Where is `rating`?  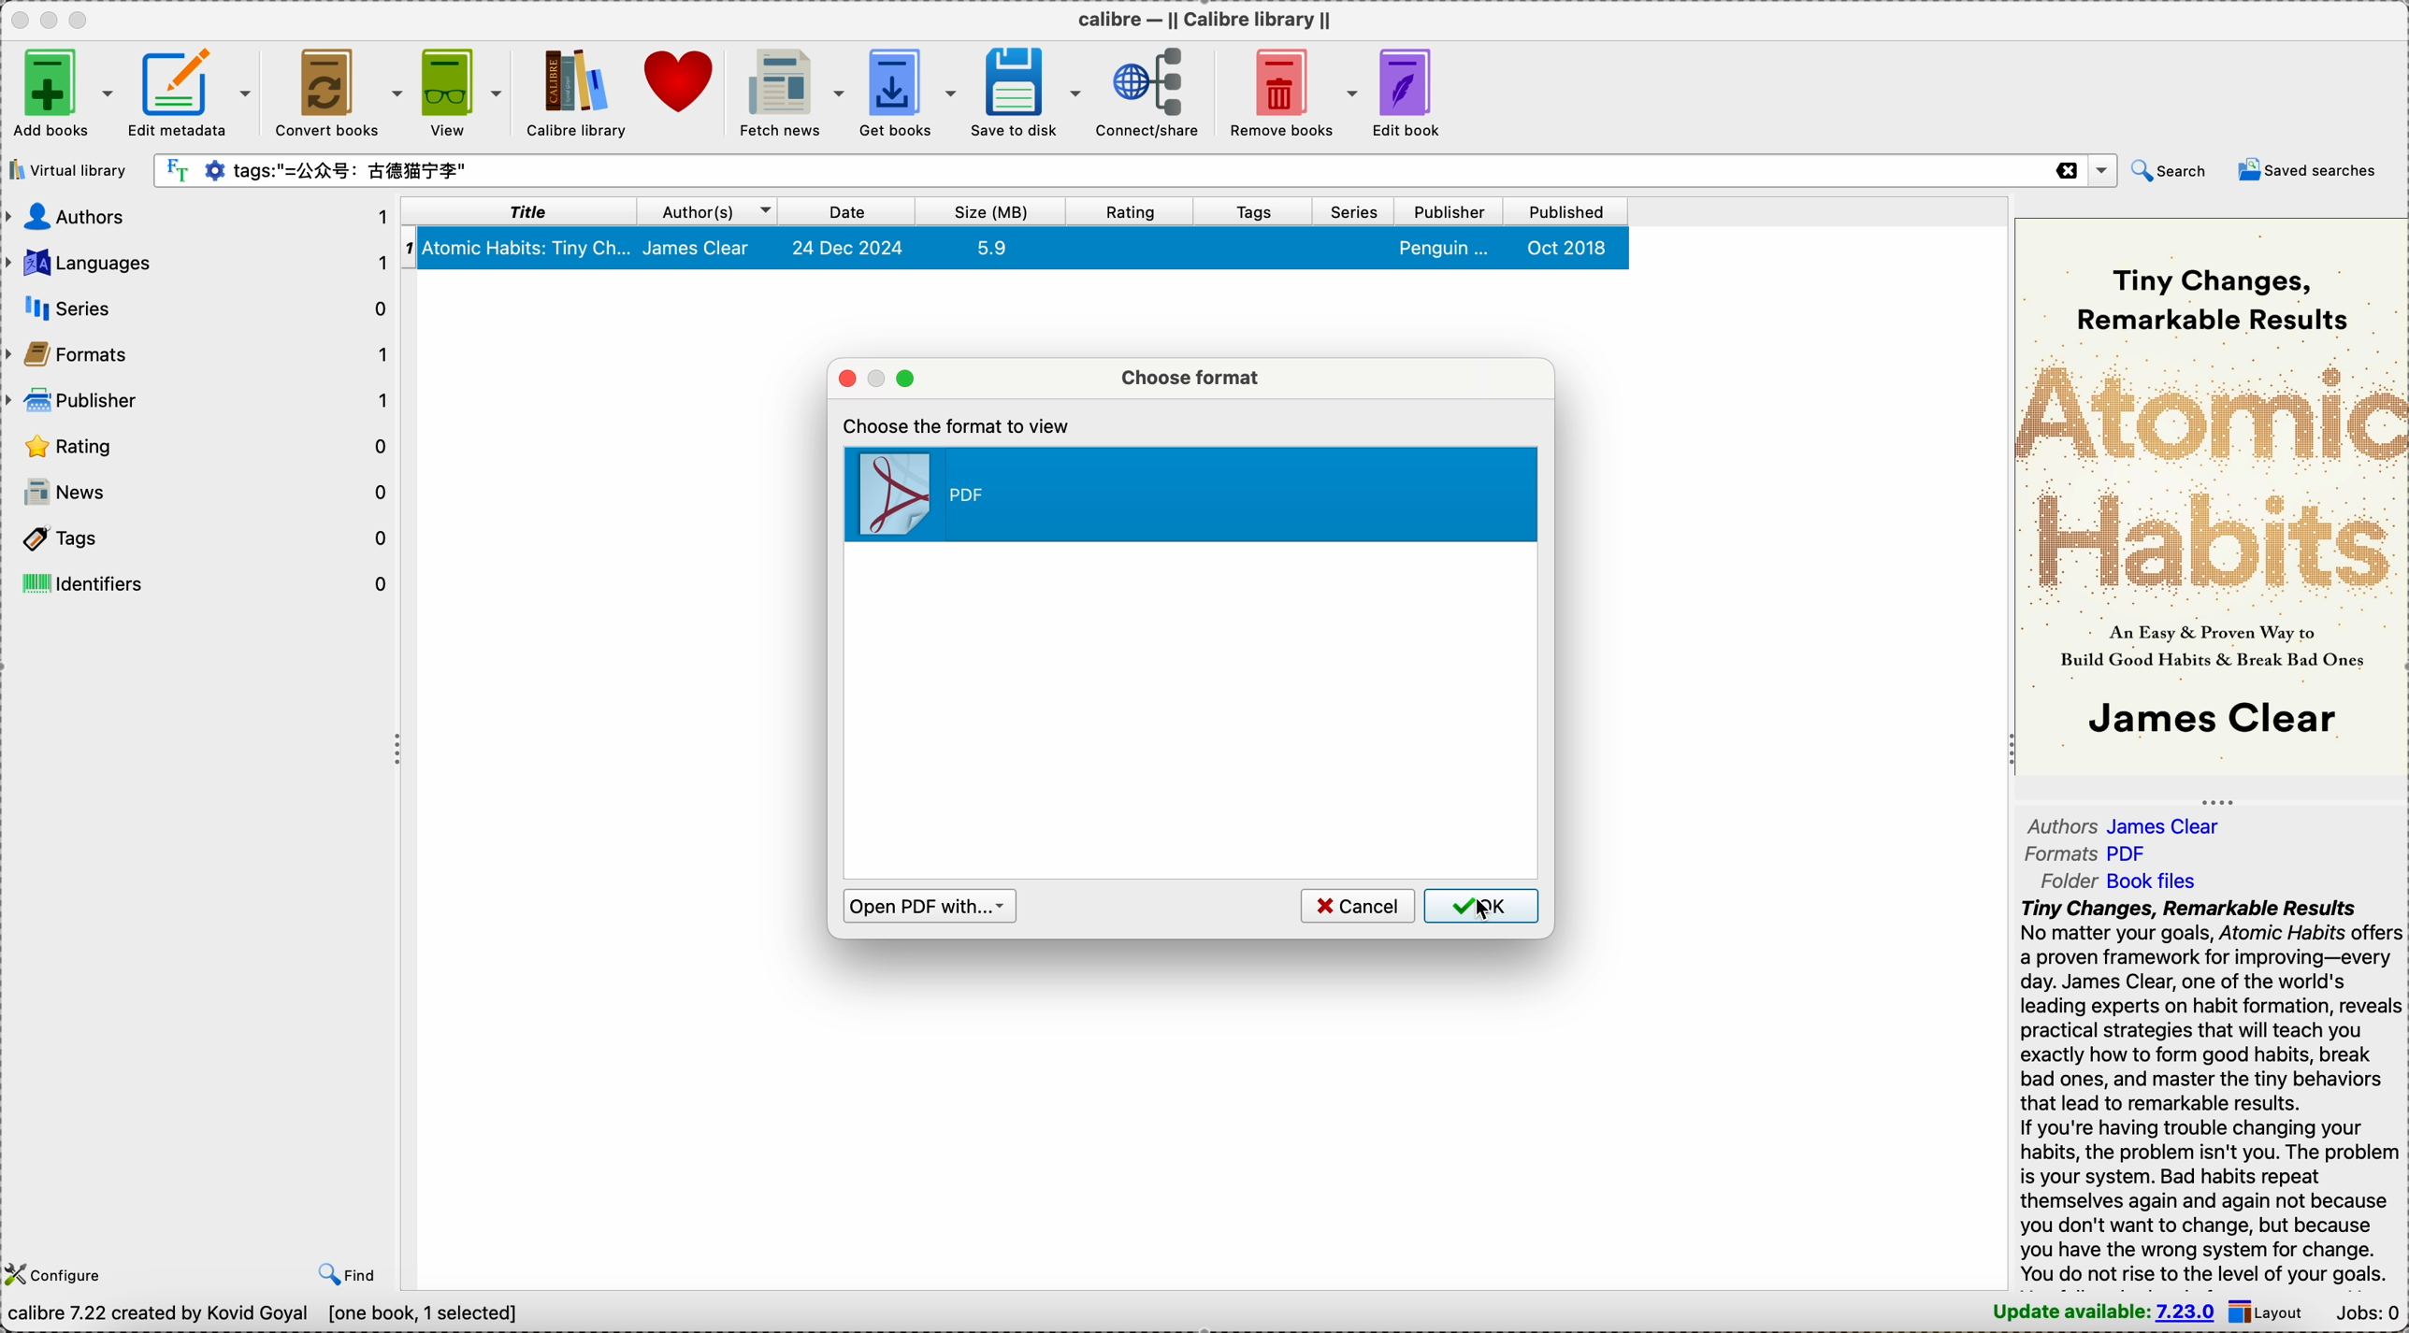
rating is located at coordinates (200, 444).